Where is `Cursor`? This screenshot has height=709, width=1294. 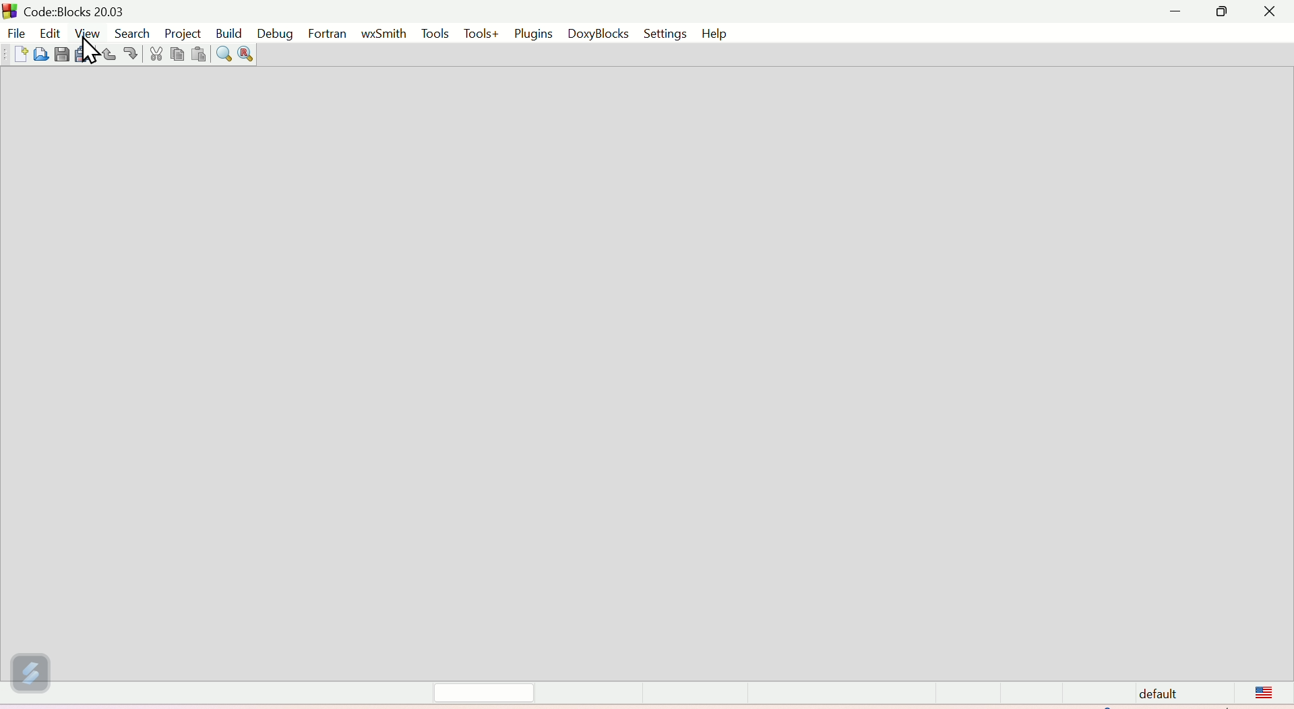
Cursor is located at coordinates (90, 53).